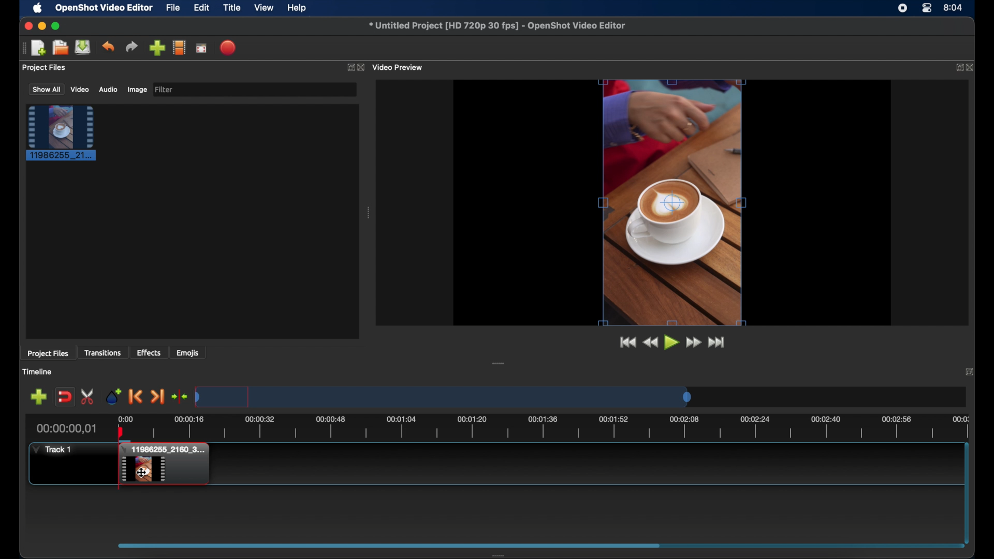  What do you see at coordinates (166, 463) in the screenshot?
I see `track` at bounding box center [166, 463].